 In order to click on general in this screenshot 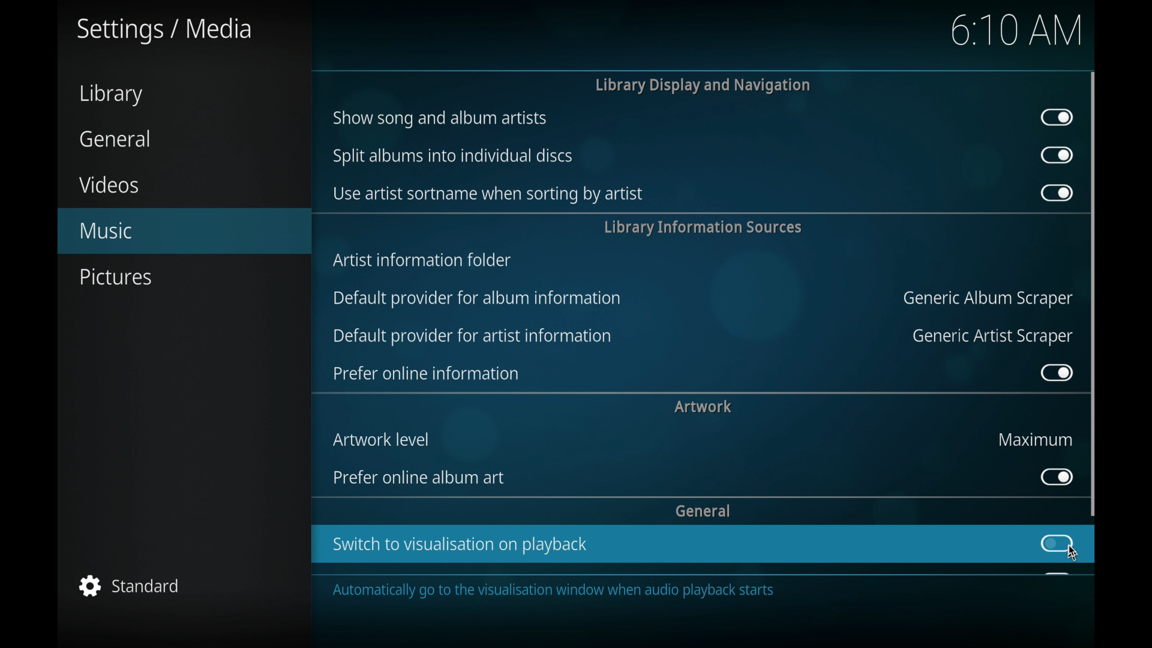, I will do `click(703, 510)`.